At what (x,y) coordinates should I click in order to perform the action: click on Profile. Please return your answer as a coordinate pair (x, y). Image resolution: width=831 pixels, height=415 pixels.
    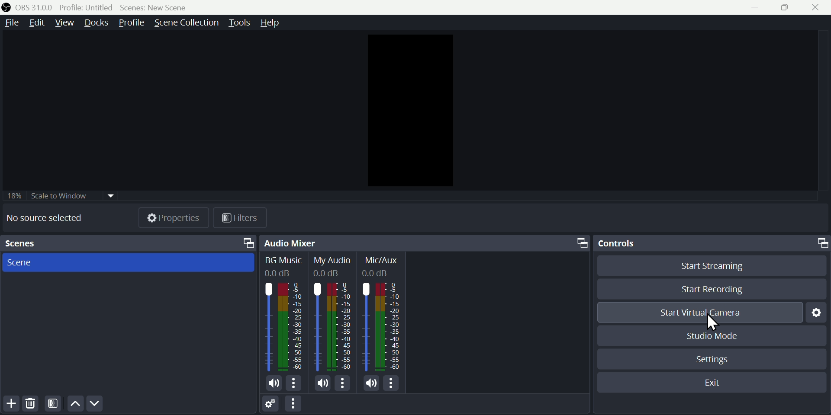
    Looking at the image, I should click on (134, 22).